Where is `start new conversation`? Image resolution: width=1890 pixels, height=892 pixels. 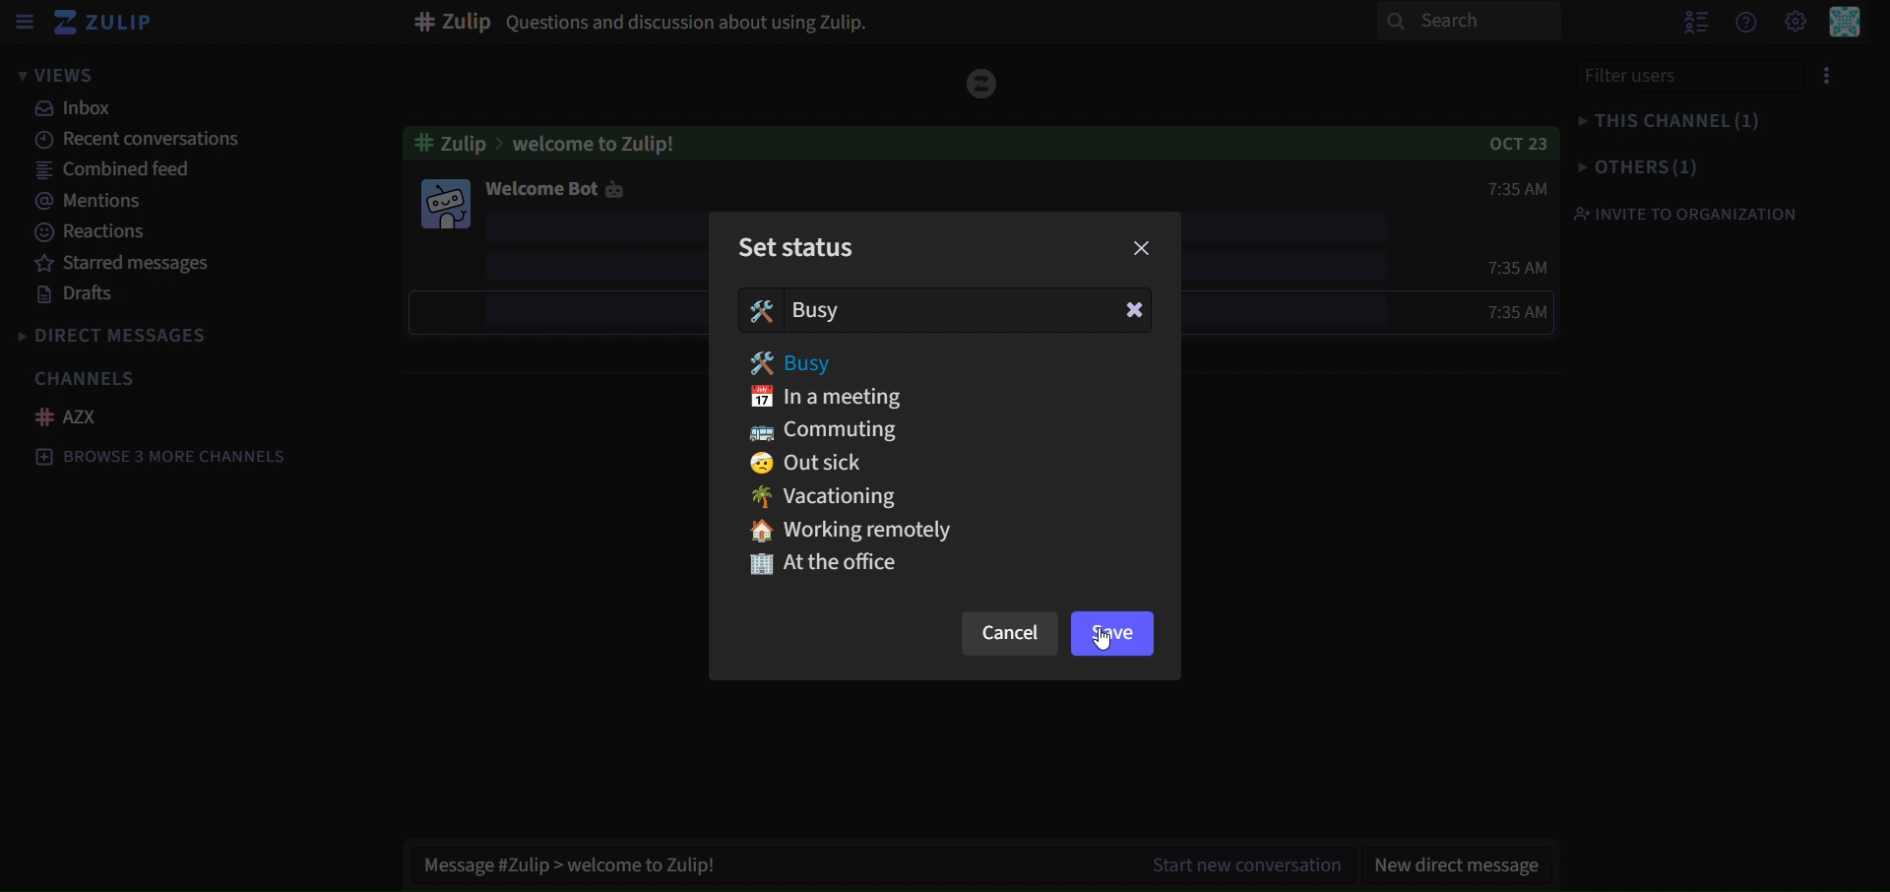
start new conversation is located at coordinates (1232, 868).